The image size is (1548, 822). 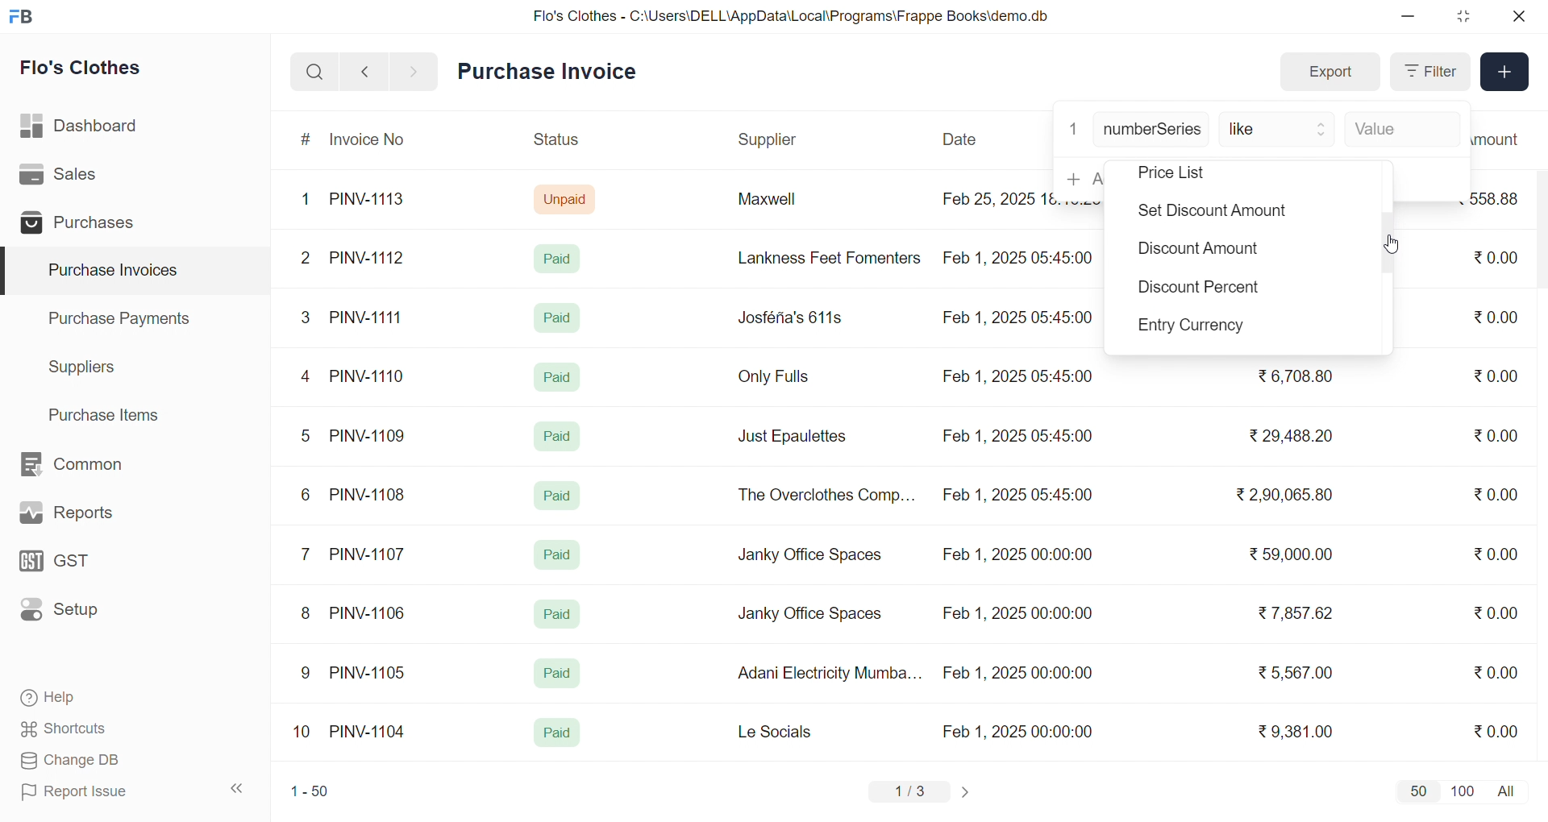 What do you see at coordinates (1504, 139) in the screenshot?
I see `Outstanding Amount` at bounding box center [1504, 139].